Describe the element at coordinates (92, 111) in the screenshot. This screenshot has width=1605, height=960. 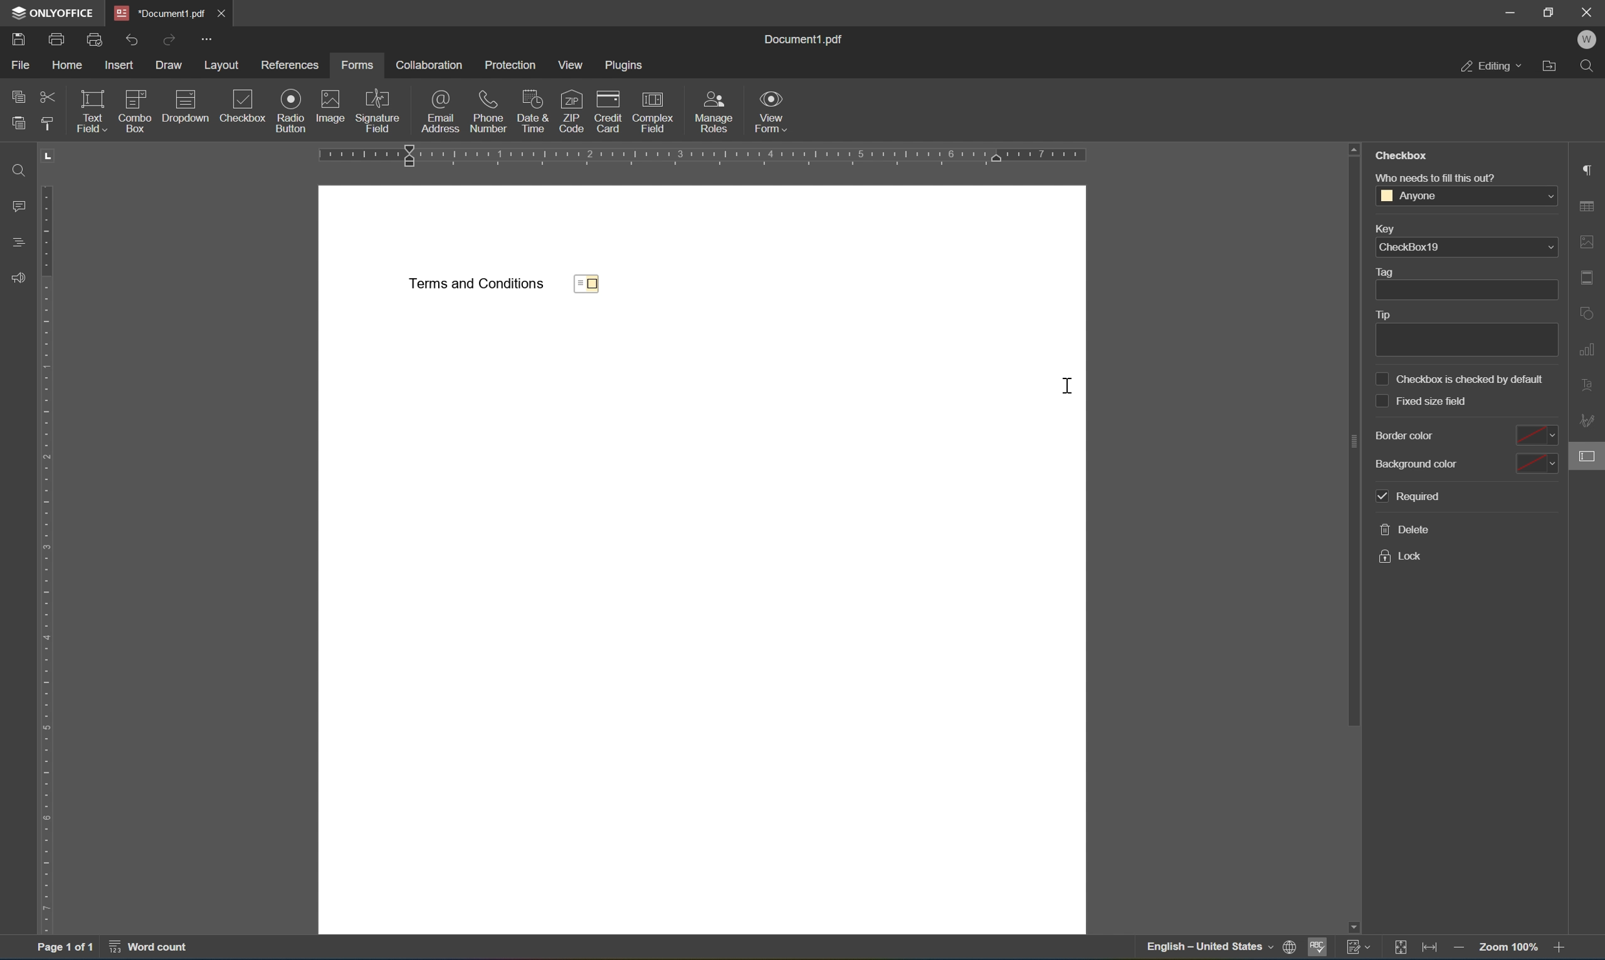
I see `text field` at that location.